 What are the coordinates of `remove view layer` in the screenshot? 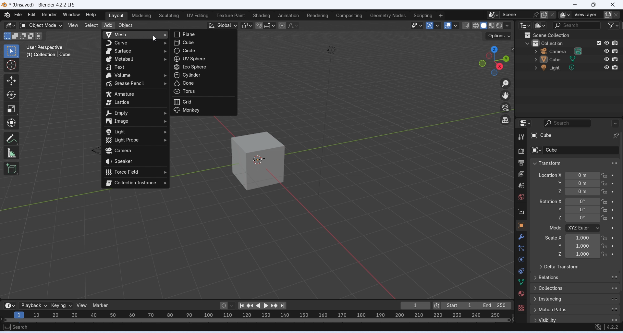 It's located at (617, 15).